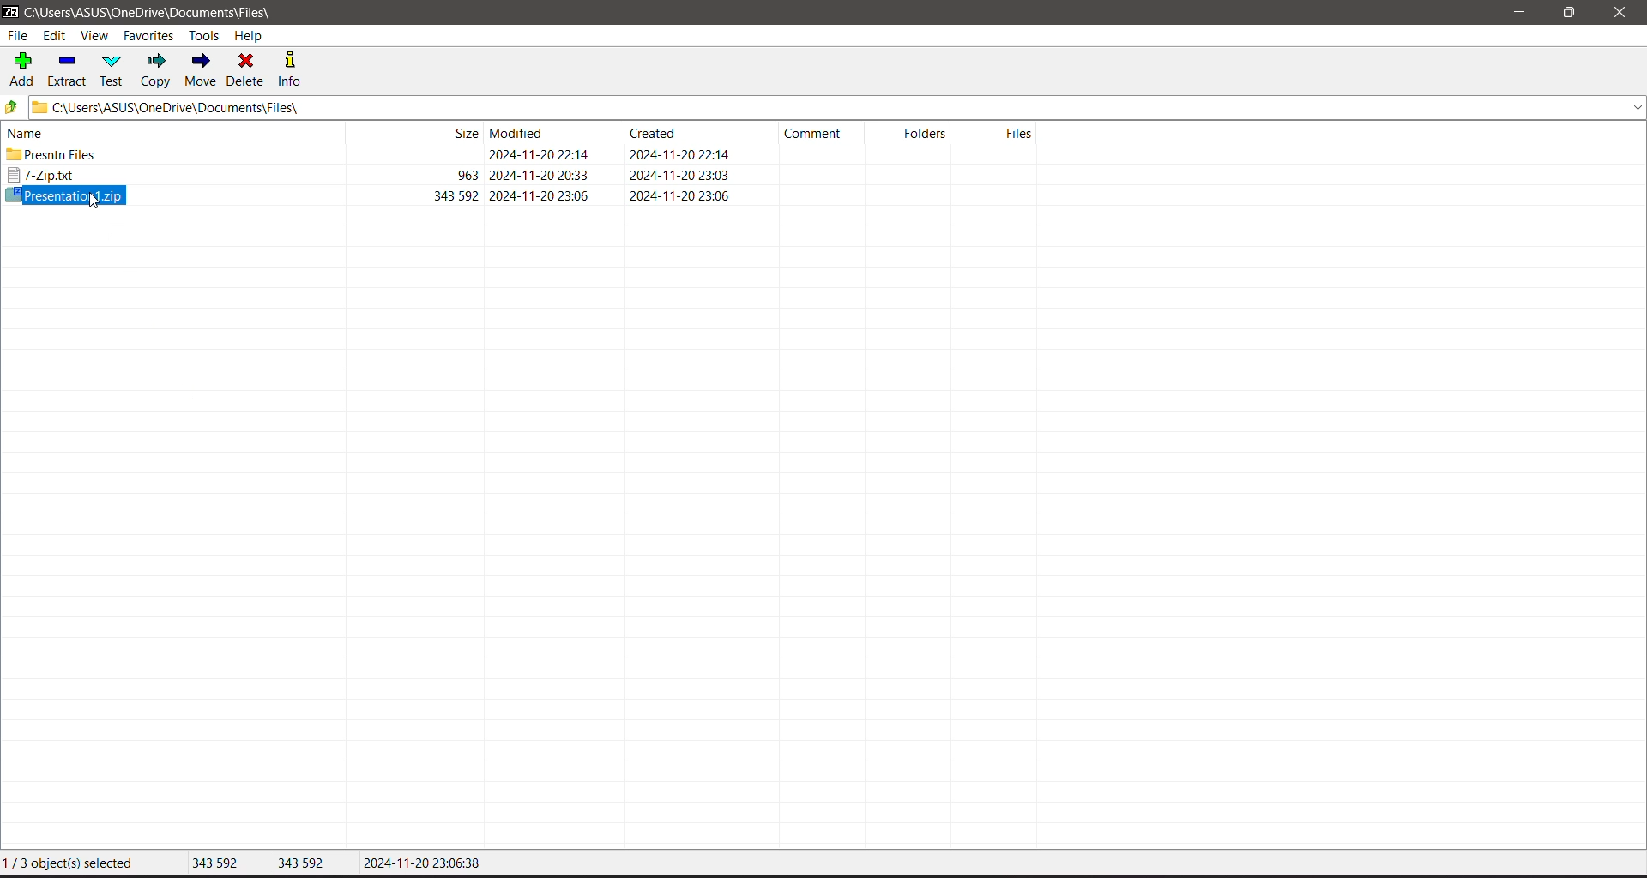 This screenshot has width=1647, height=878. I want to click on 7-Zip, so click(372, 177).